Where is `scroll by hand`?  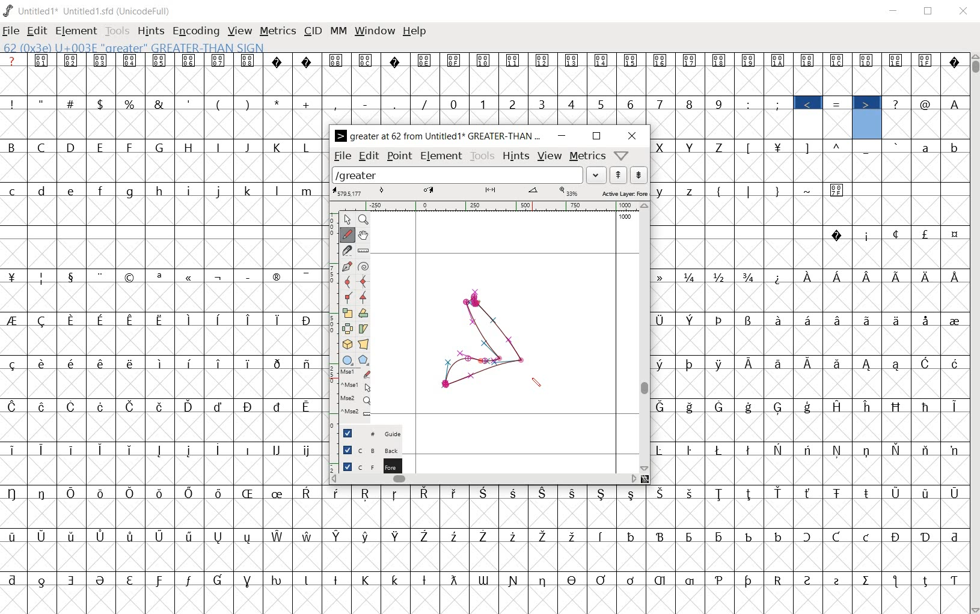
scroll by hand is located at coordinates (362, 235).